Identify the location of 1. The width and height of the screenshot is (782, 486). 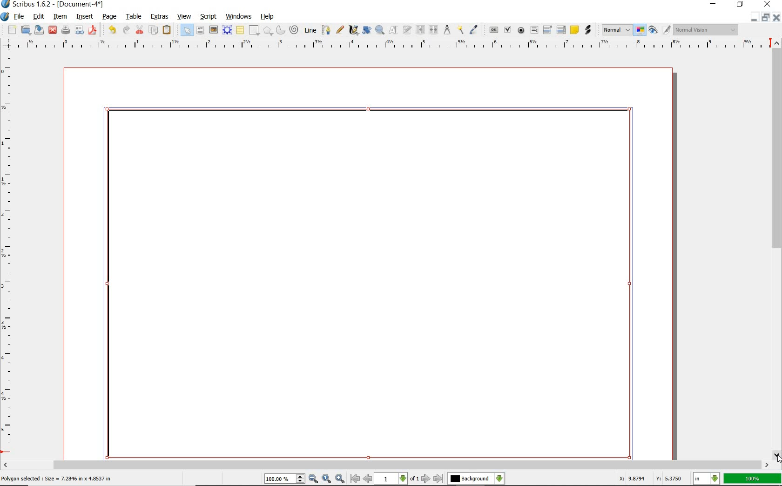
(391, 479).